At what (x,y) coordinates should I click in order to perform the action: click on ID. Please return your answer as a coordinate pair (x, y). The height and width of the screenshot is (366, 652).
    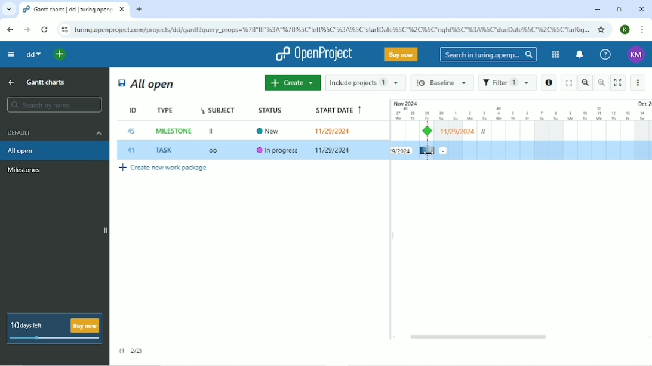
    Looking at the image, I should click on (127, 111).